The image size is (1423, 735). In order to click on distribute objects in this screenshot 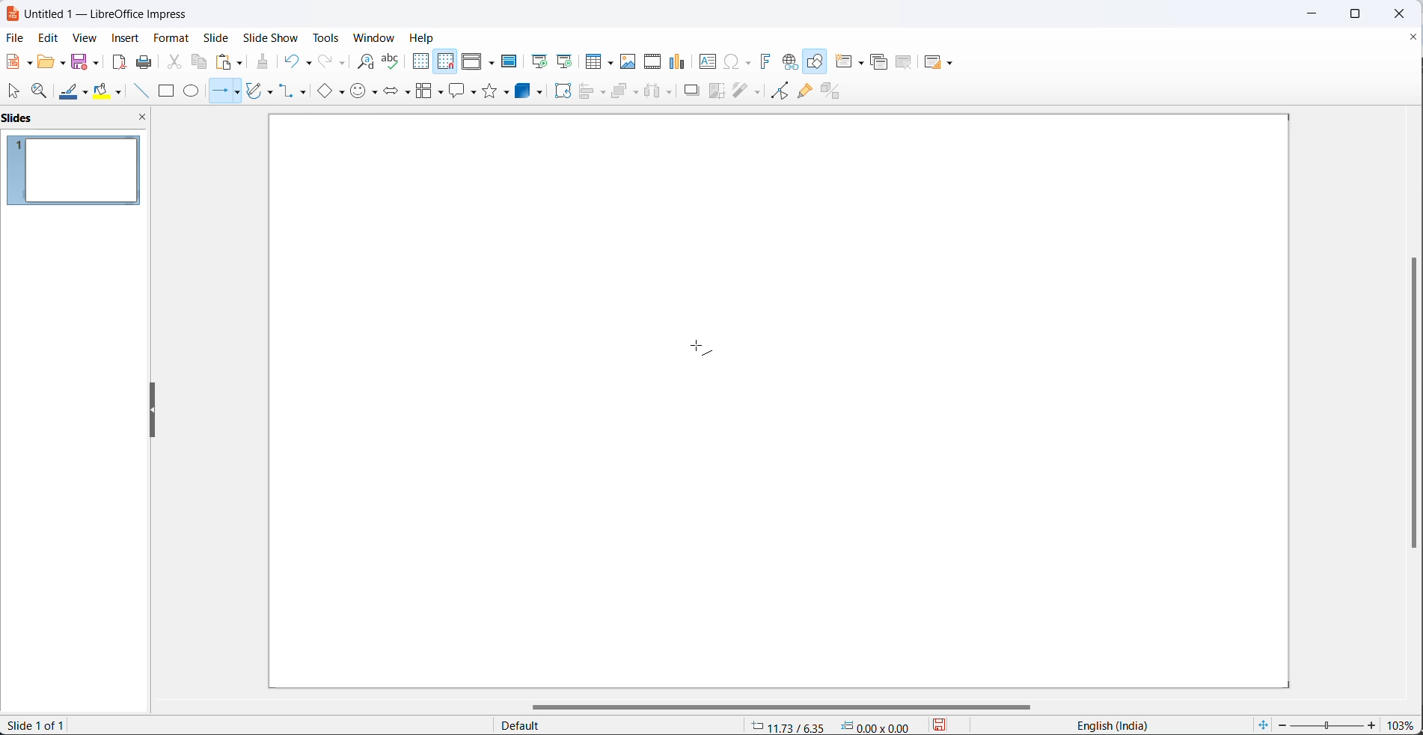, I will do `click(660, 93)`.